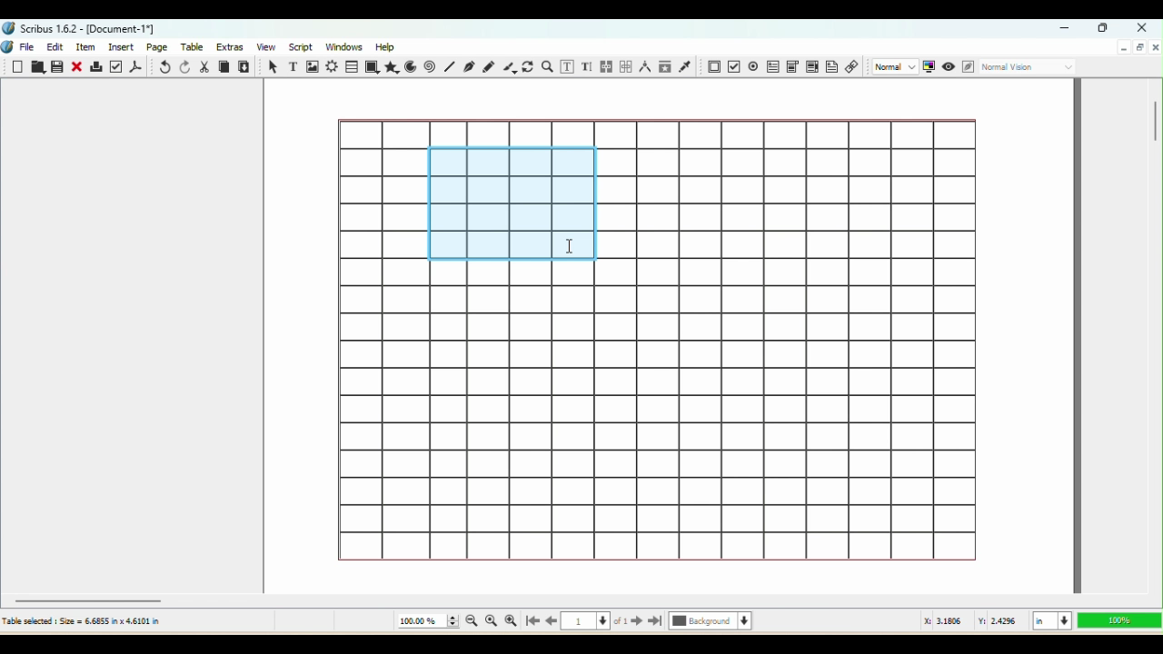 Image resolution: width=1163 pixels, height=654 pixels. What do you see at coordinates (528, 67) in the screenshot?
I see `Rotate item` at bounding box center [528, 67].